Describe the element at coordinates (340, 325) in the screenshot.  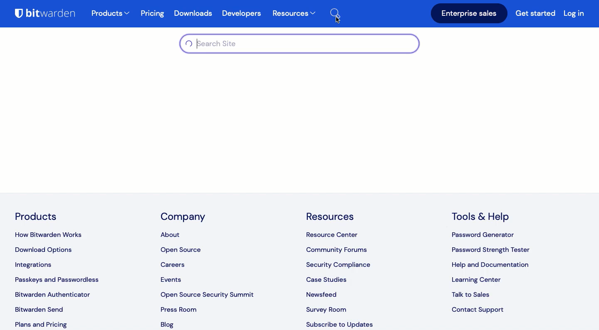
I see `subscribe to updates` at that location.